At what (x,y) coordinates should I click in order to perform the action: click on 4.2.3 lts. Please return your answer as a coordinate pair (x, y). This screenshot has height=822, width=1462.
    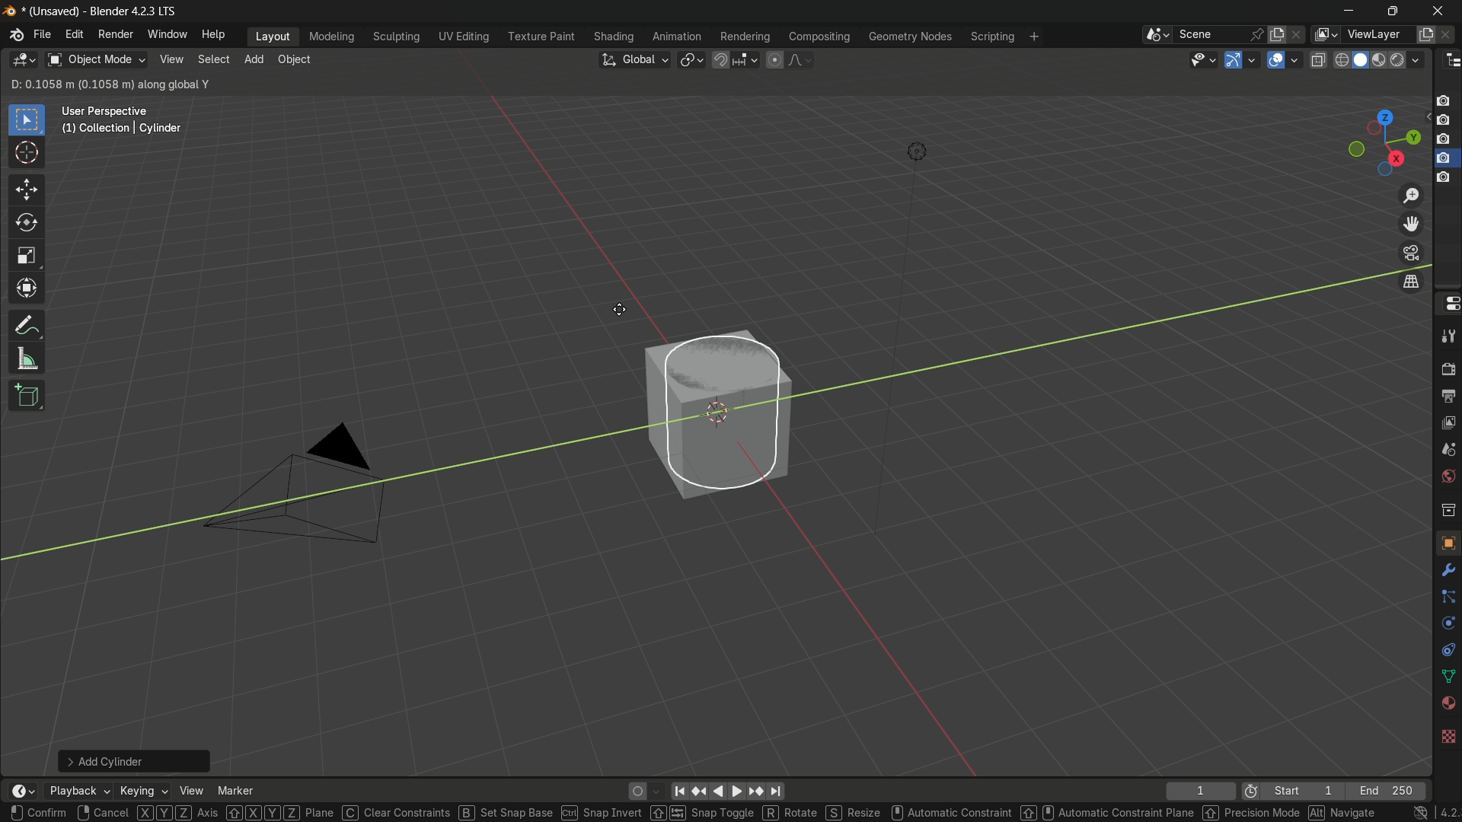
    Looking at the image, I should click on (1425, 813).